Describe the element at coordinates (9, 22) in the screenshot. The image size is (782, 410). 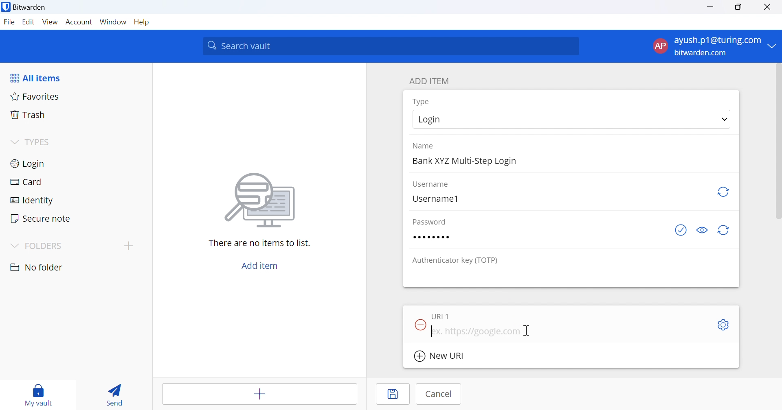
I see `File` at that location.